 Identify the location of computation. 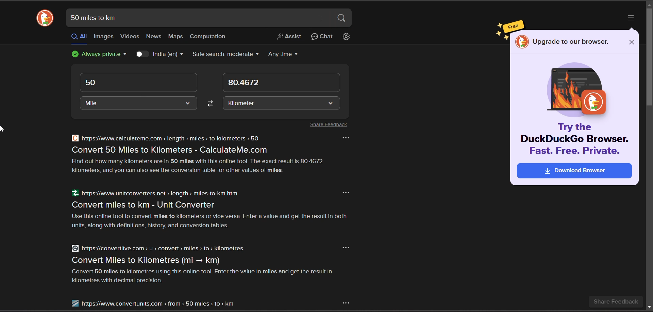
(210, 36).